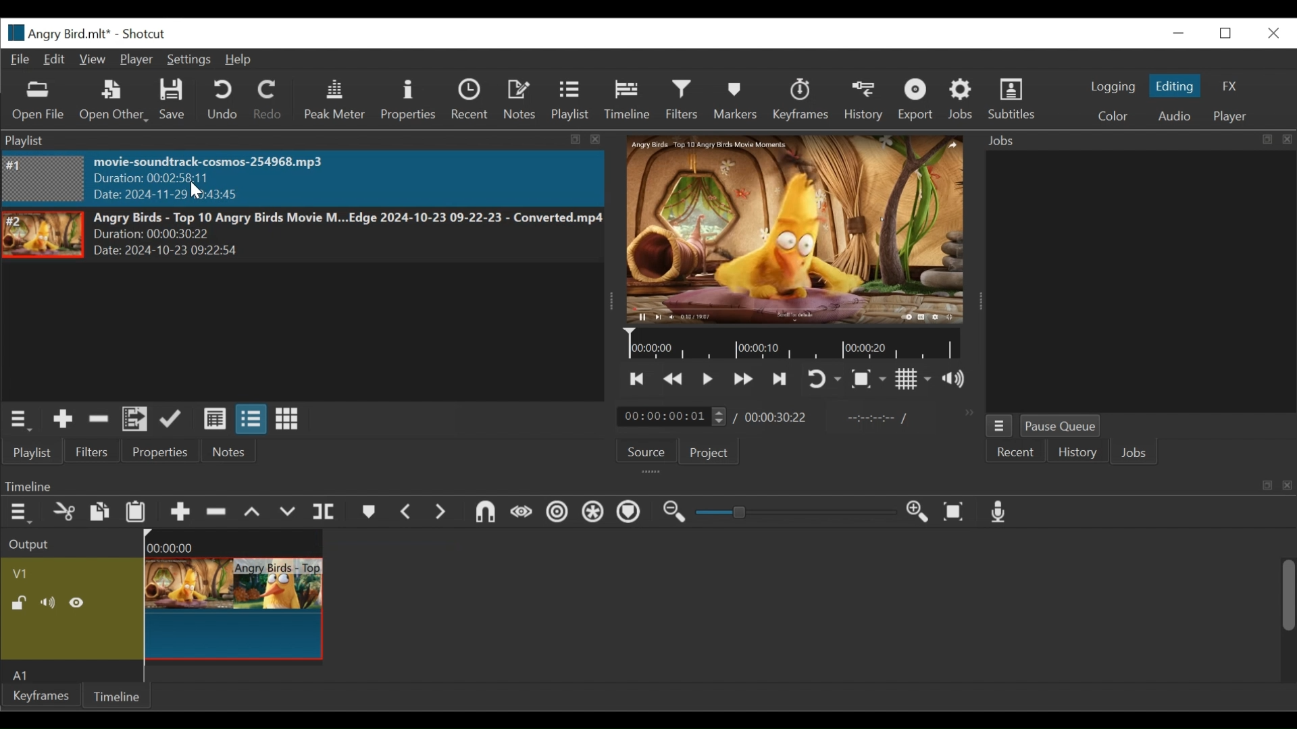  I want to click on Shotcut, so click(147, 34).